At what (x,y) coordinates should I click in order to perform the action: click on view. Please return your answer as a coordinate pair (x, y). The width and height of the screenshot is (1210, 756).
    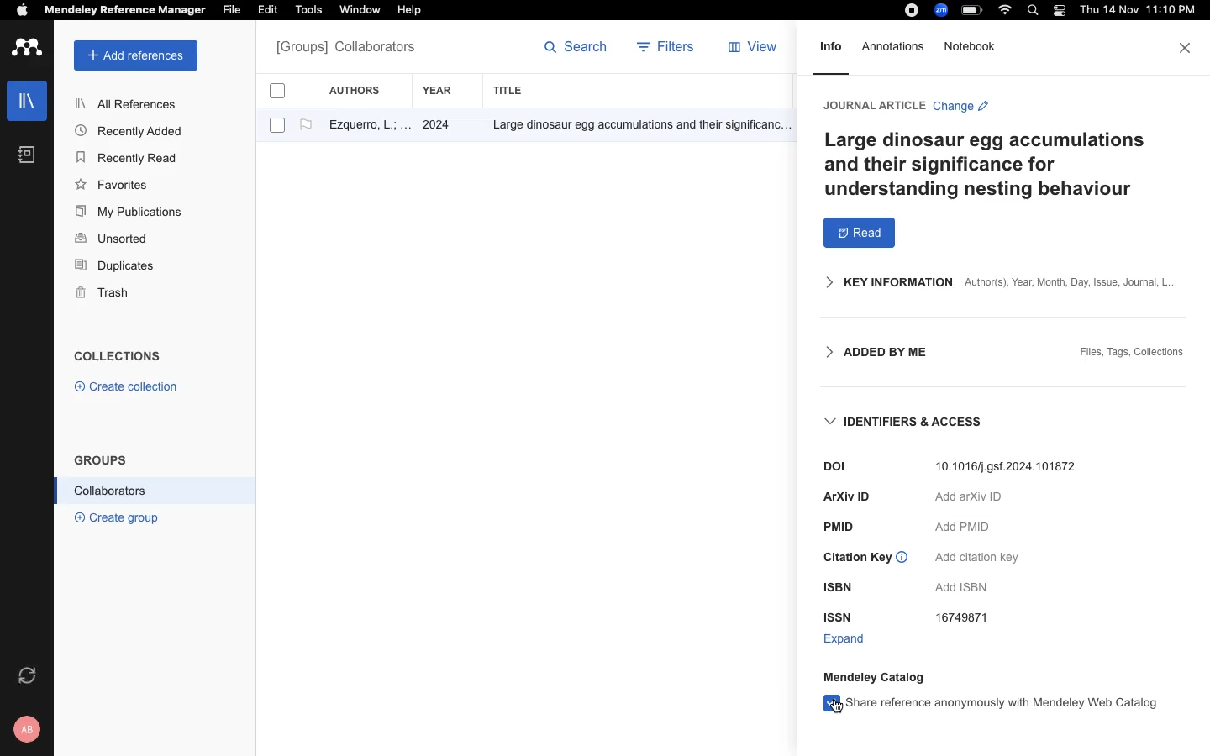
    Looking at the image, I should click on (756, 50).